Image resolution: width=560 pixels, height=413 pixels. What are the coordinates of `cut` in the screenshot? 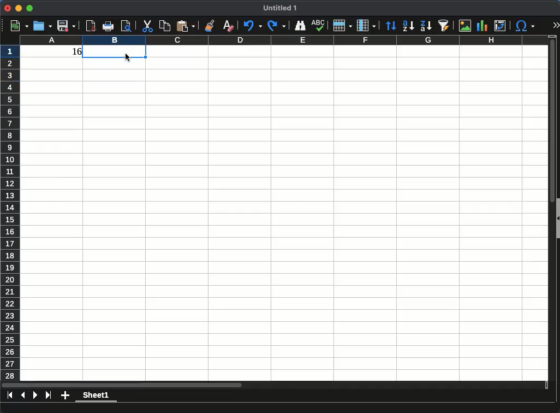 It's located at (147, 26).